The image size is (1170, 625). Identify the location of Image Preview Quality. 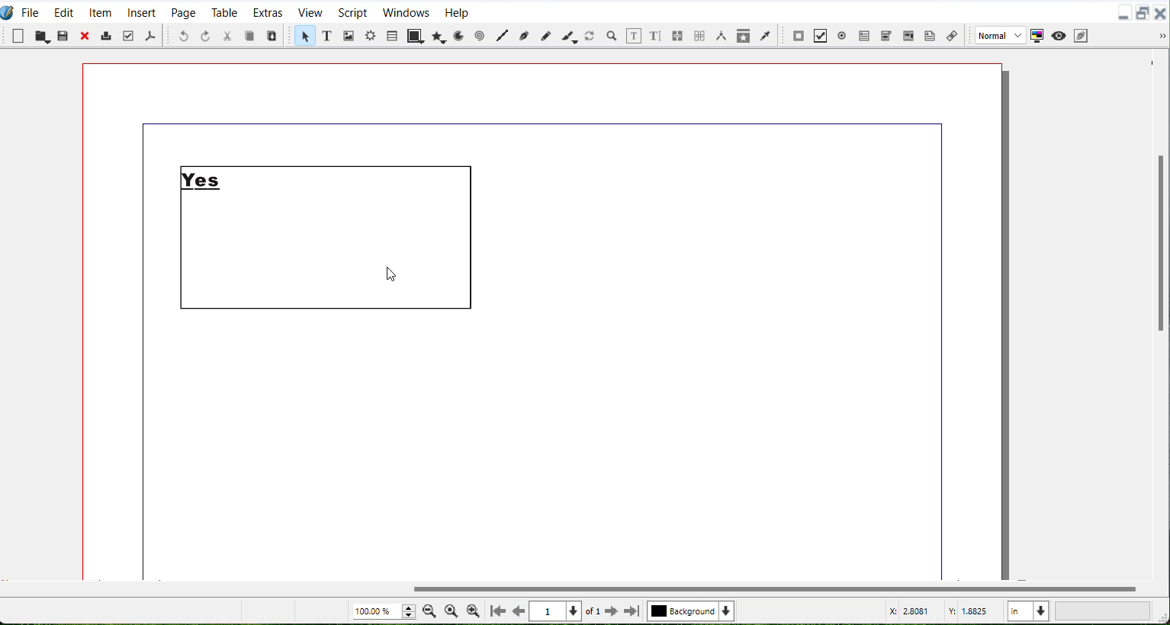
(998, 35).